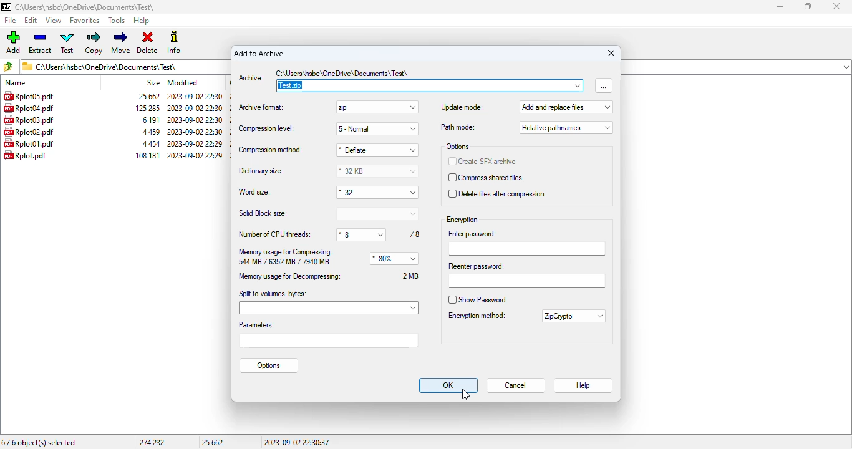 This screenshot has width=852, height=449. What do you see at coordinates (148, 155) in the screenshot?
I see `size` at bounding box center [148, 155].